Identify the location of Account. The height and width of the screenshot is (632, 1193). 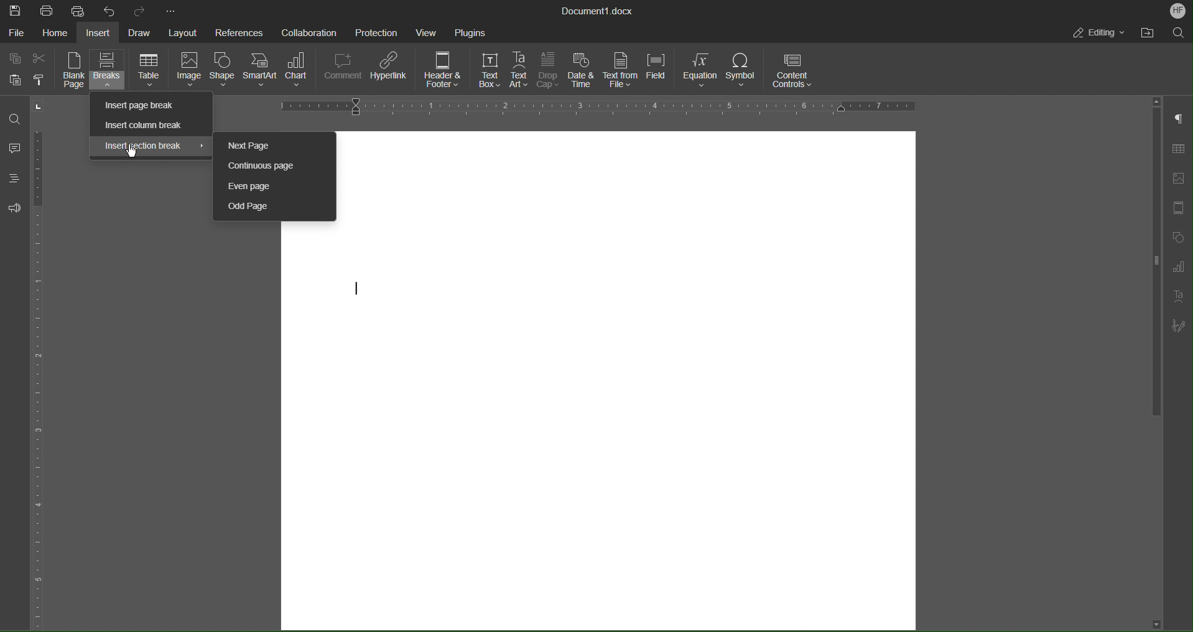
(1177, 11).